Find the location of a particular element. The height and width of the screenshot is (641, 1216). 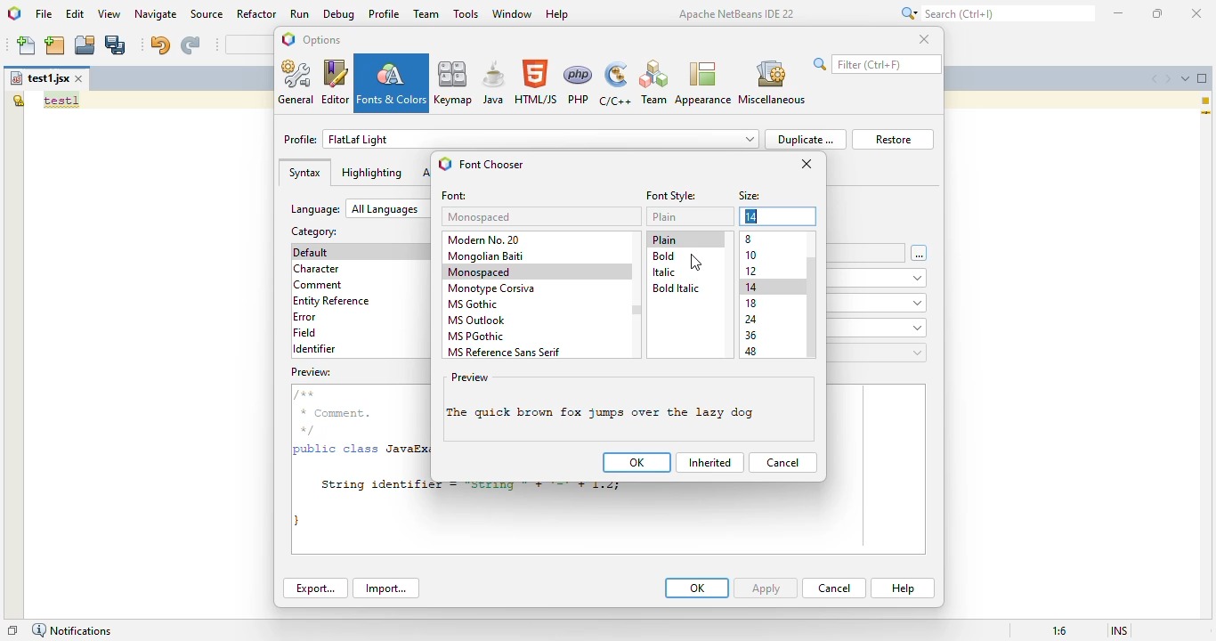

24 is located at coordinates (751, 320).